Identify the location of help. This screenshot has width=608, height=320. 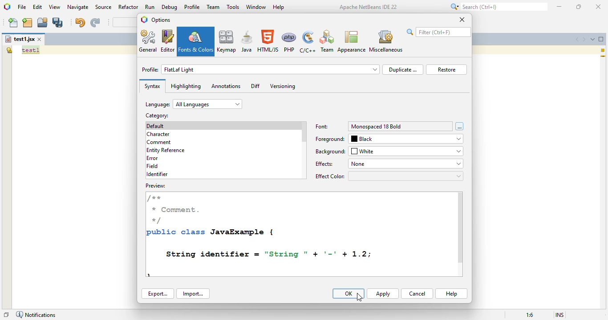
(279, 7).